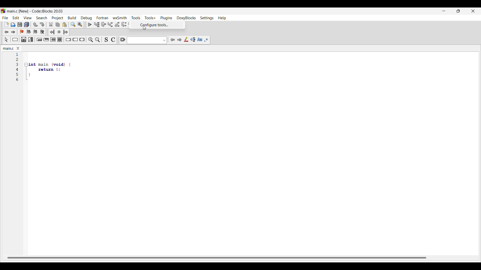  I want to click on Copy, so click(58, 25).